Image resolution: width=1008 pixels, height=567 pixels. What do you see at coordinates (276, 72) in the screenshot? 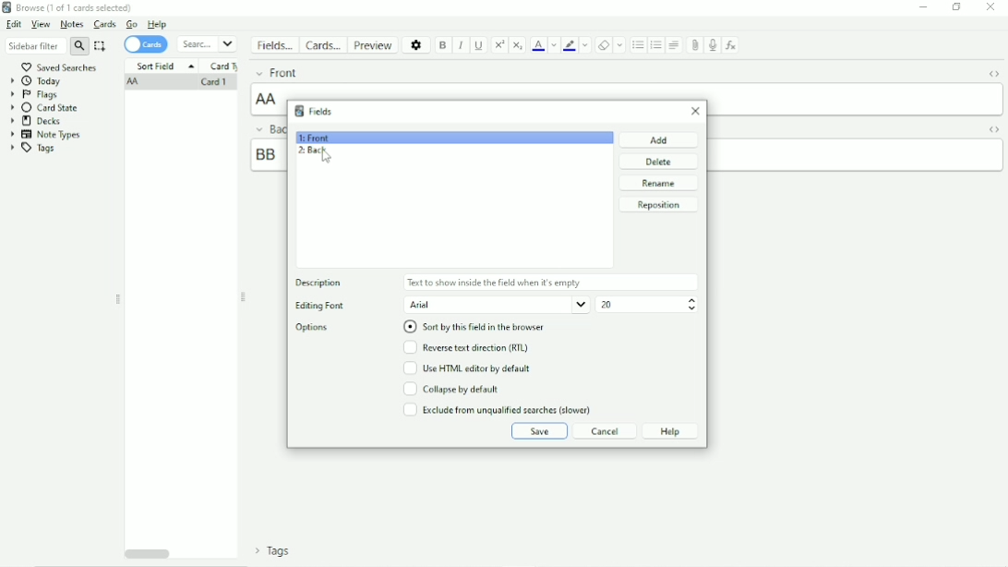
I see `Front` at bounding box center [276, 72].